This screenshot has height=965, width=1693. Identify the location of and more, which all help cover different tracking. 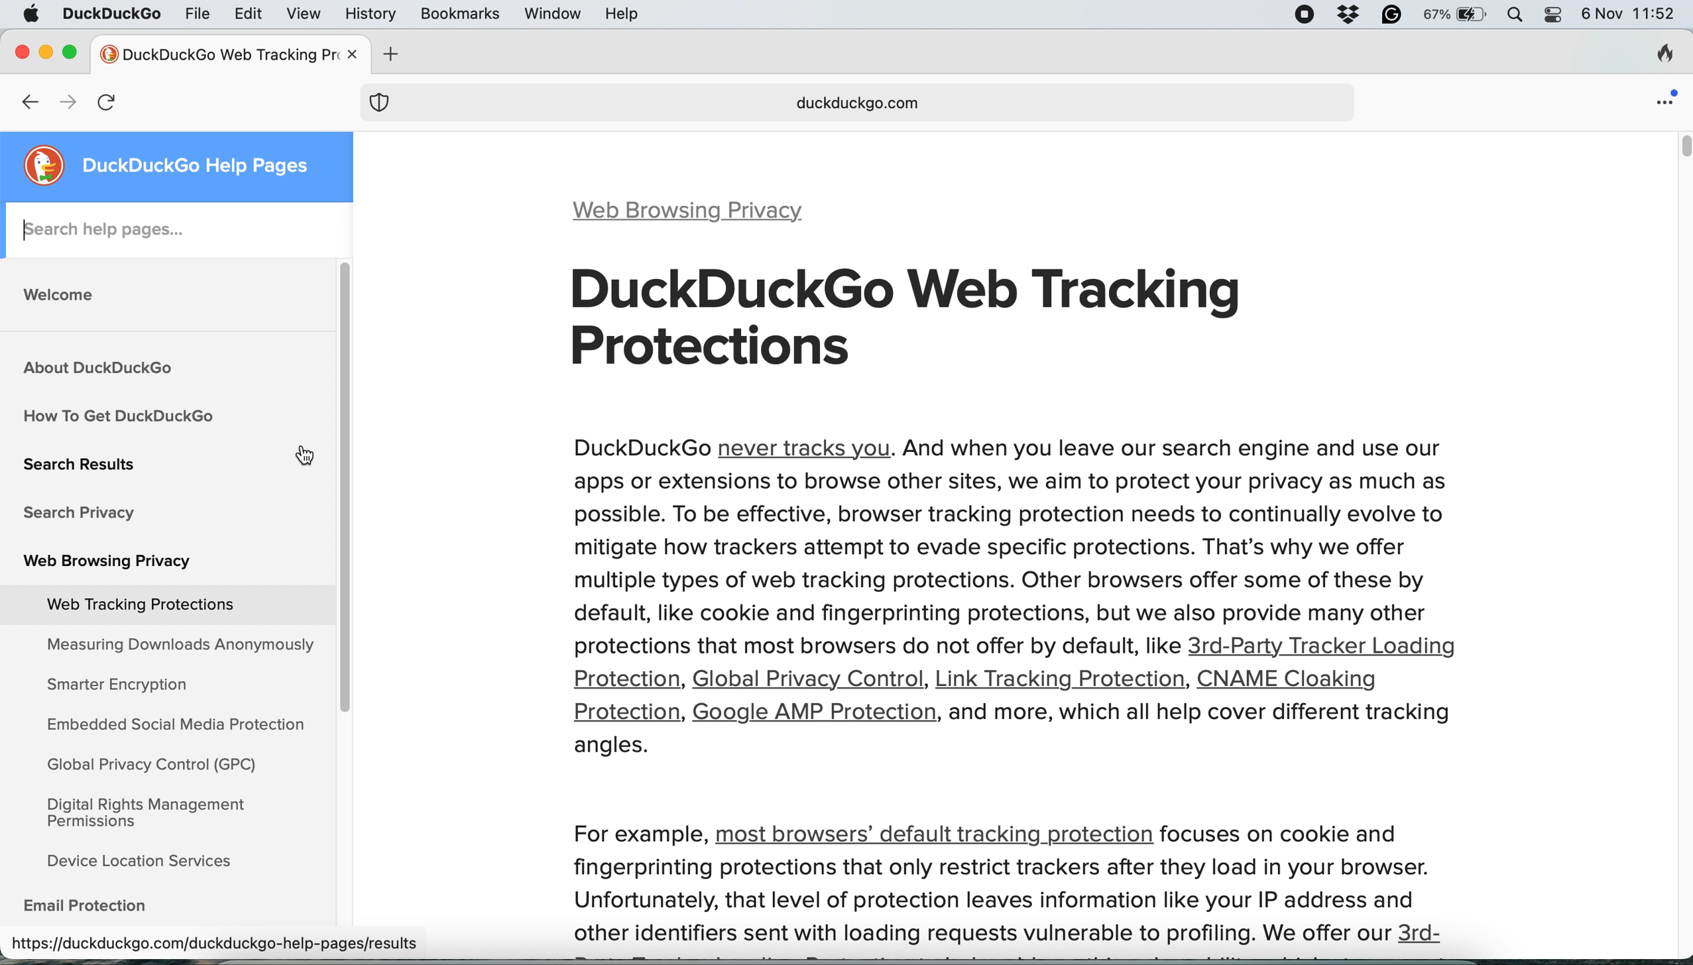
(1206, 716).